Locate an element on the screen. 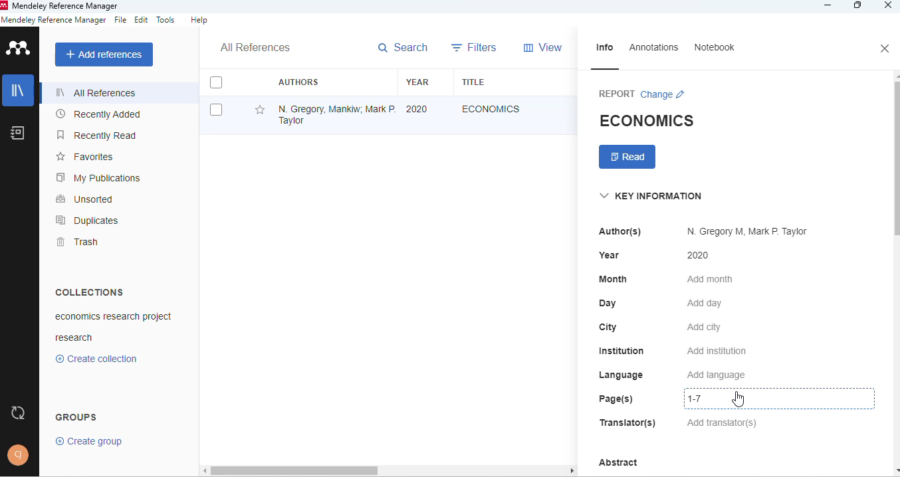 The width and height of the screenshot is (900, 477). maximize is located at coordinates (858, 6).